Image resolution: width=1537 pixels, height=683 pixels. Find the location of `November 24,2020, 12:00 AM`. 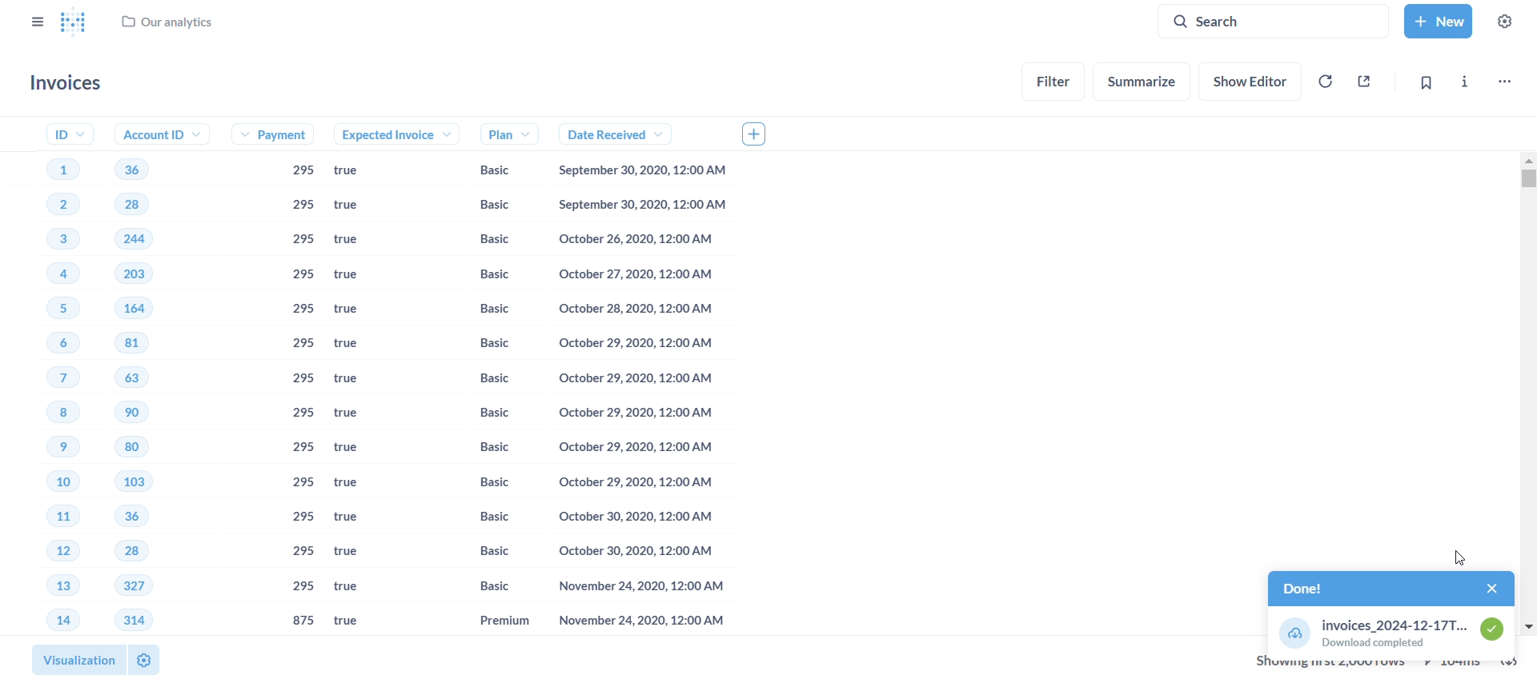

November 24,2020, 12:00 AM is located at coordinates (632, 588).